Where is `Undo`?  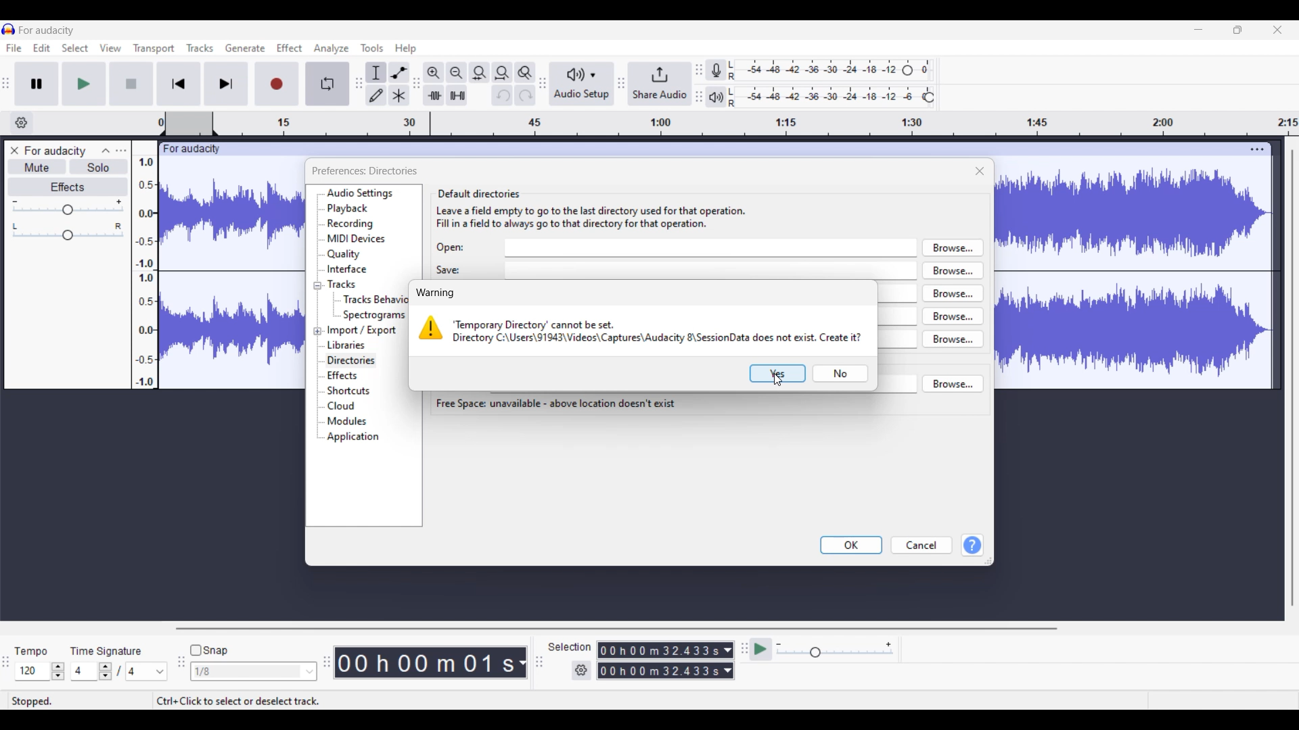 Undo is located at coordinates (503, 95).